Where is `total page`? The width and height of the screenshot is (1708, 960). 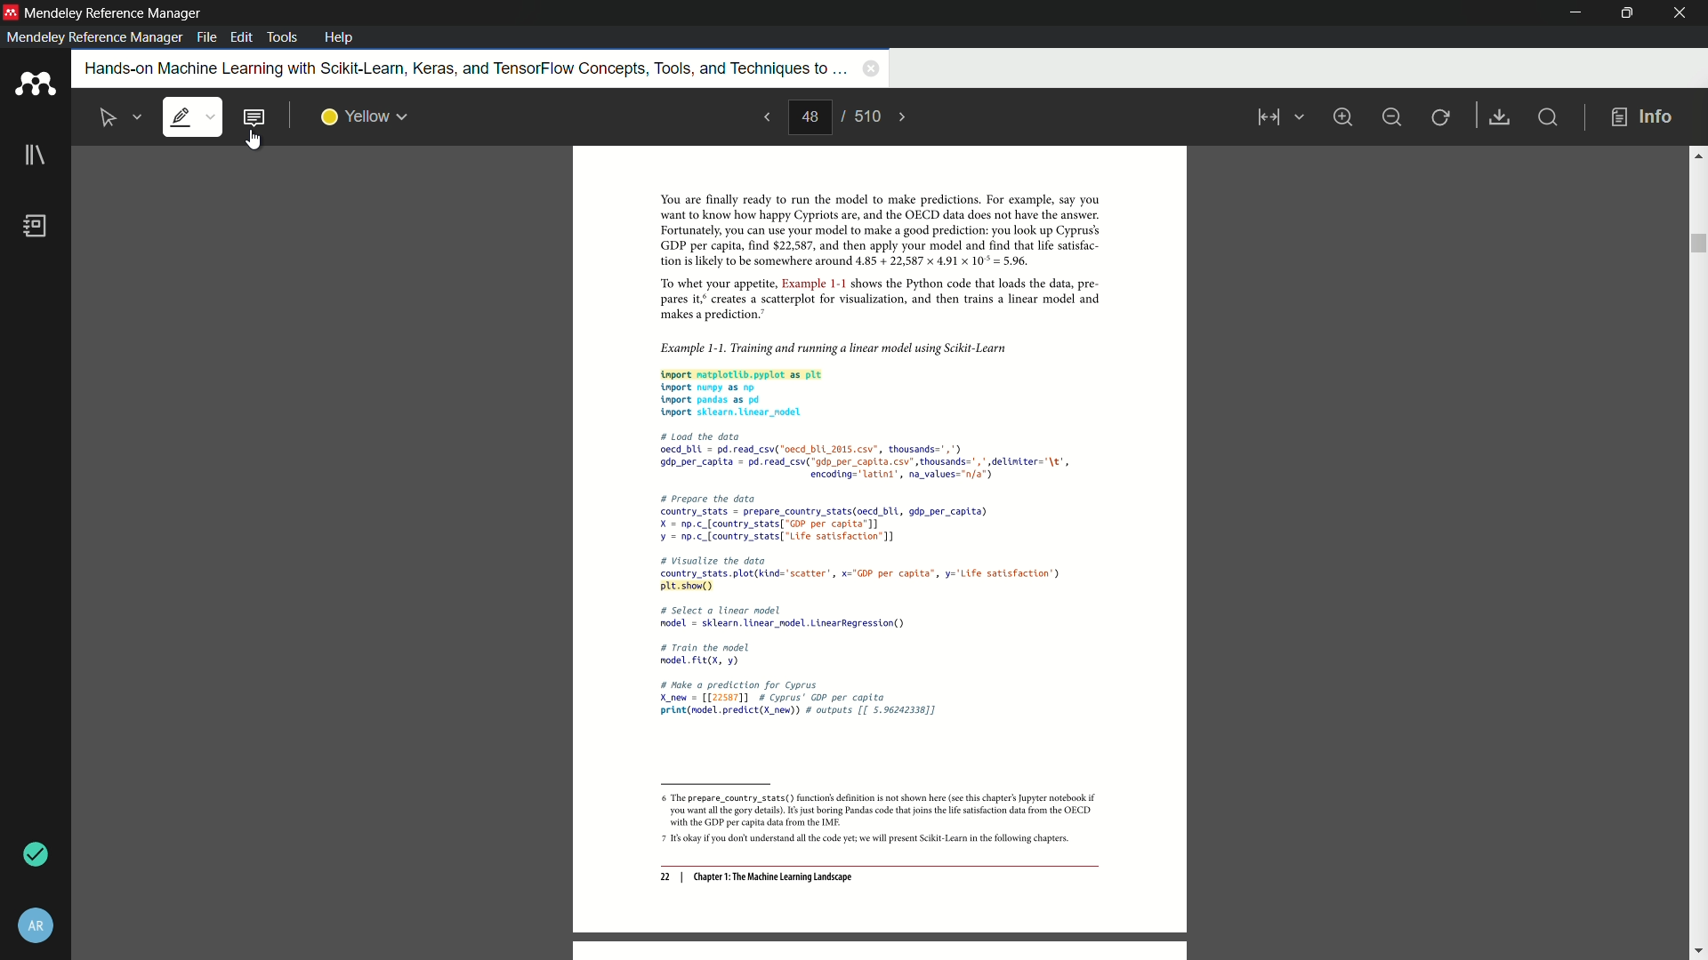 total page is located at coordinates (866, 116).